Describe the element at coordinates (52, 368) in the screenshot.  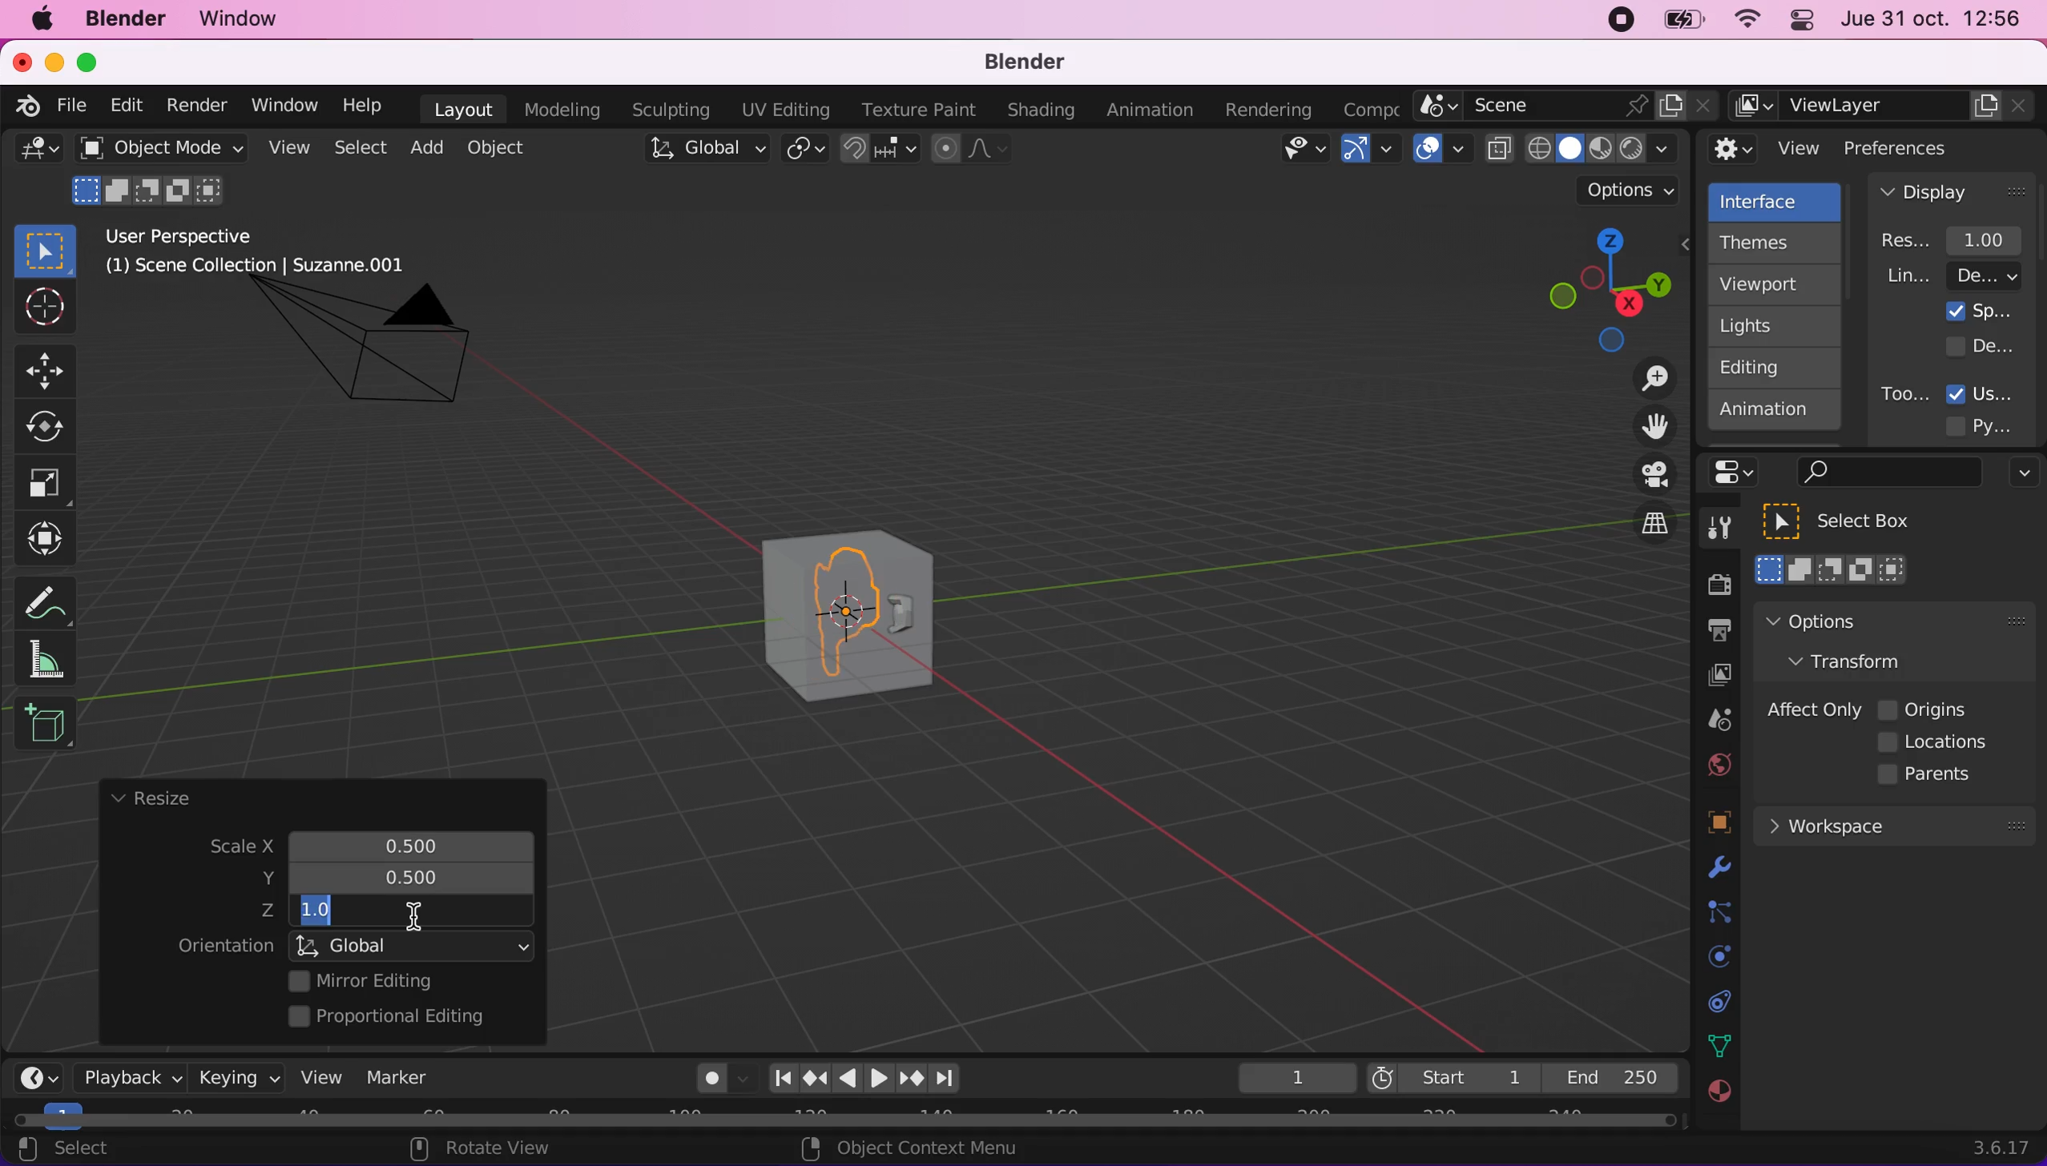
I see `` at that location.